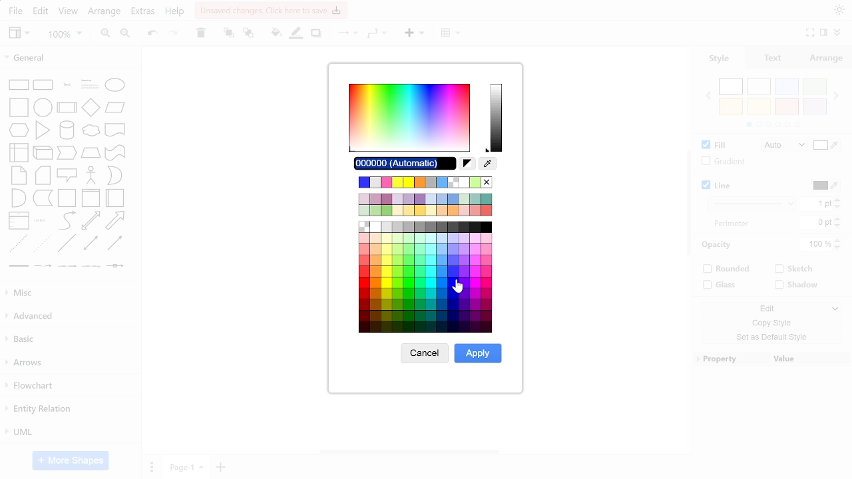 This screenshot has height=479, width=852. I want to click on format, so click(836, 34).